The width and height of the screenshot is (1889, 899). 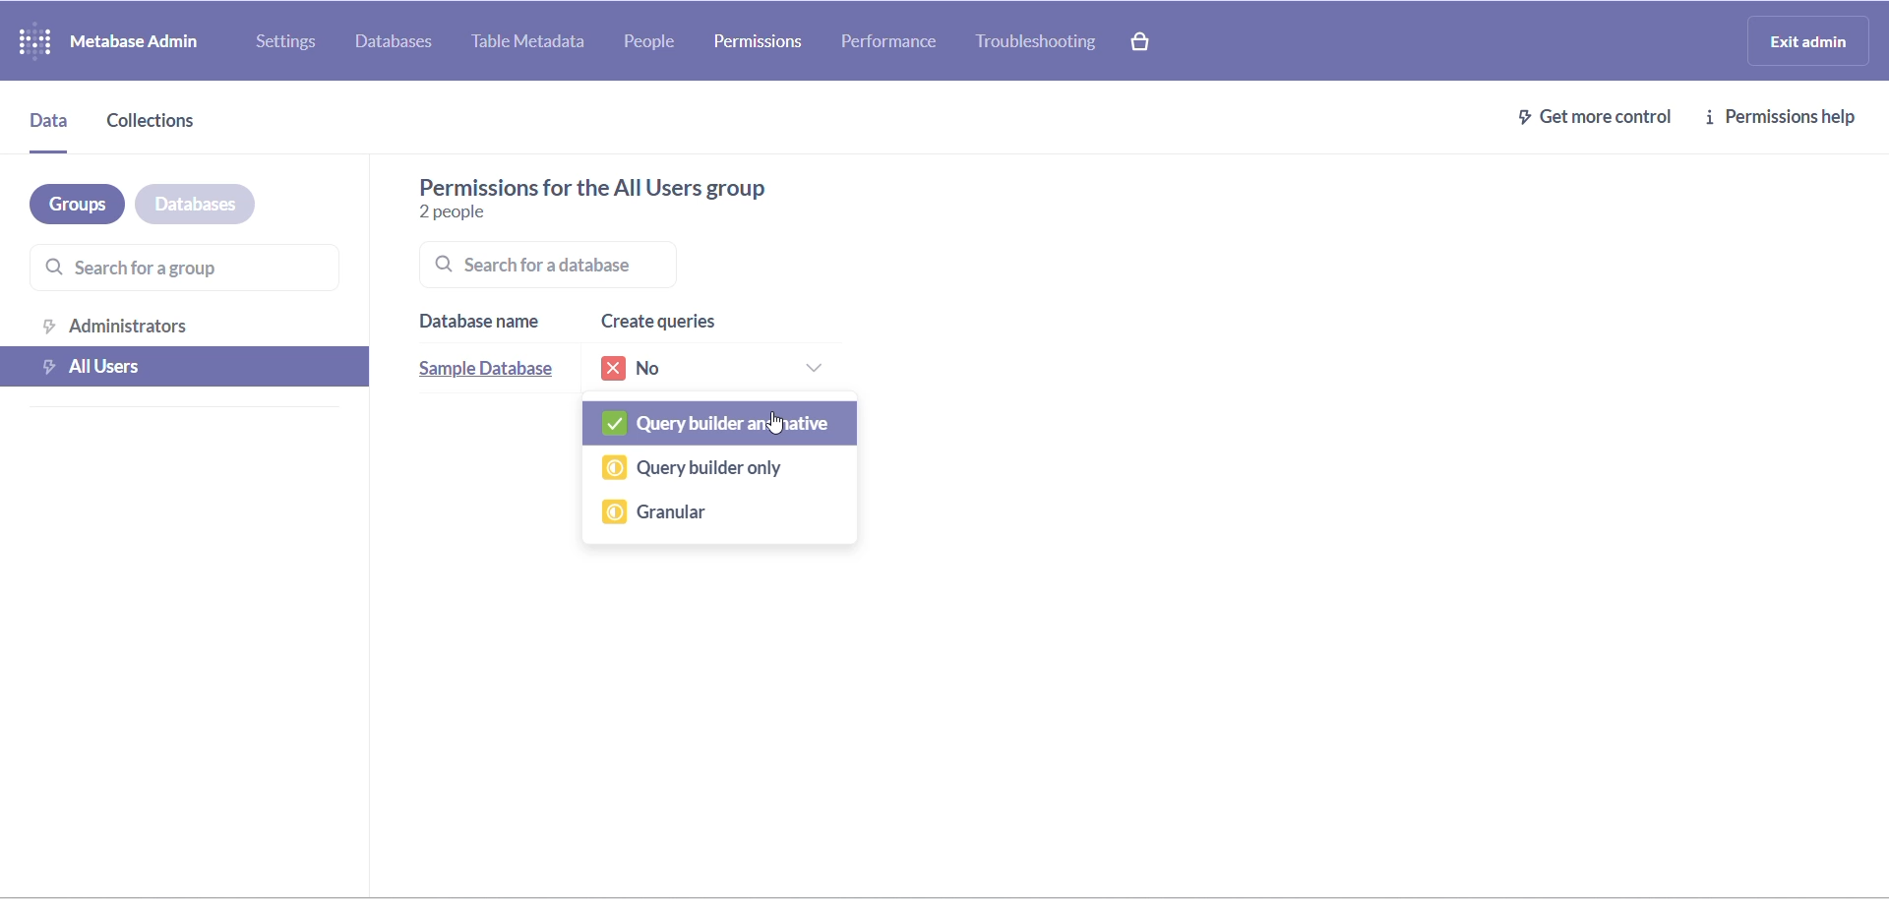 What do you see at coordinates (187, 367) in the screenshot?
I see `all users` at bounding box center [187, 367].